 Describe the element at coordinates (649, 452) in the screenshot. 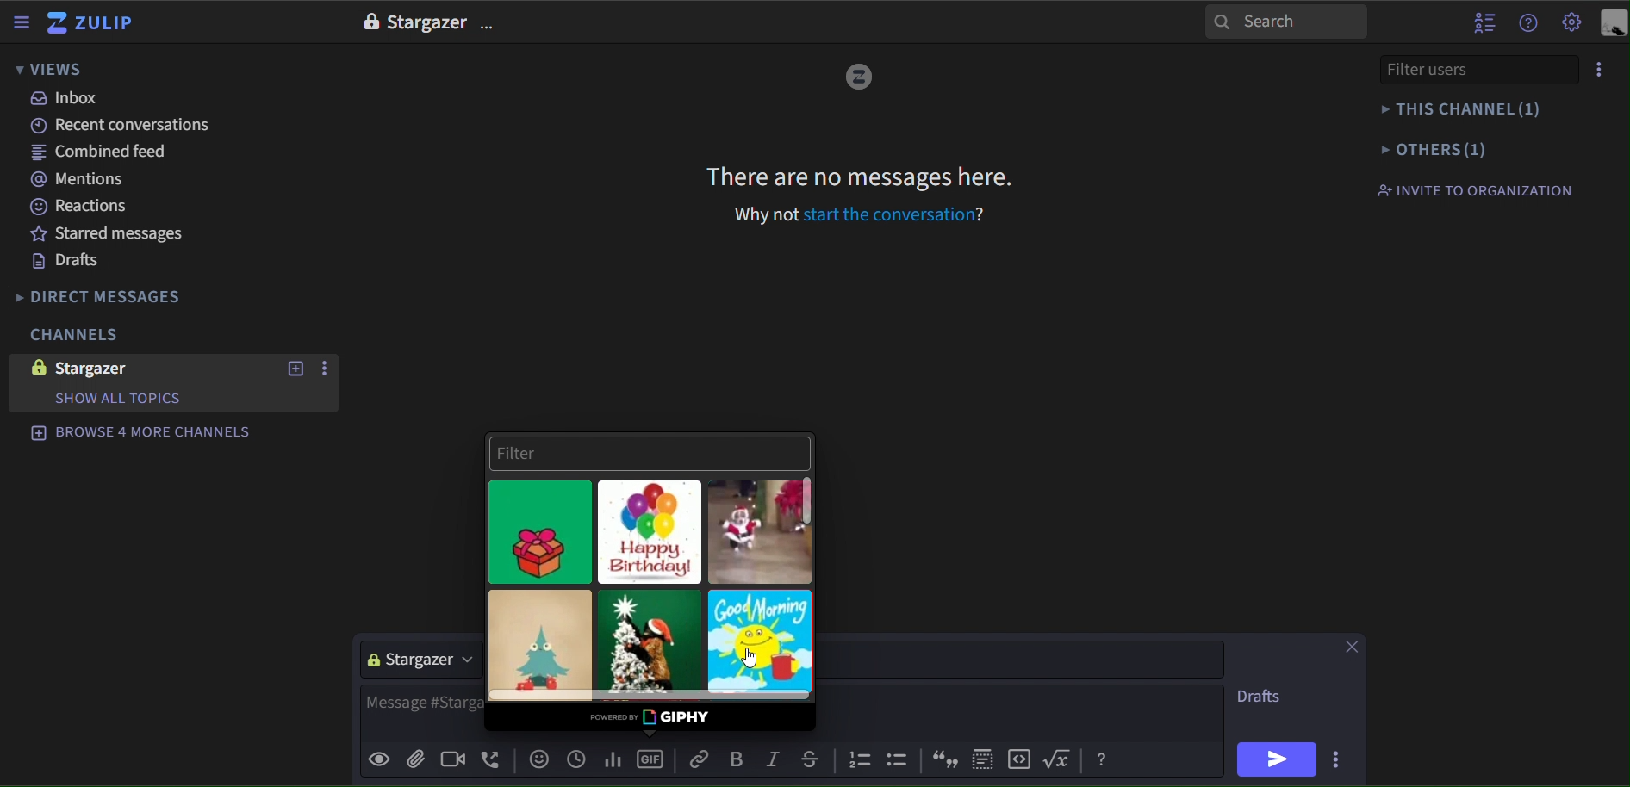

I see `filter` at that location.